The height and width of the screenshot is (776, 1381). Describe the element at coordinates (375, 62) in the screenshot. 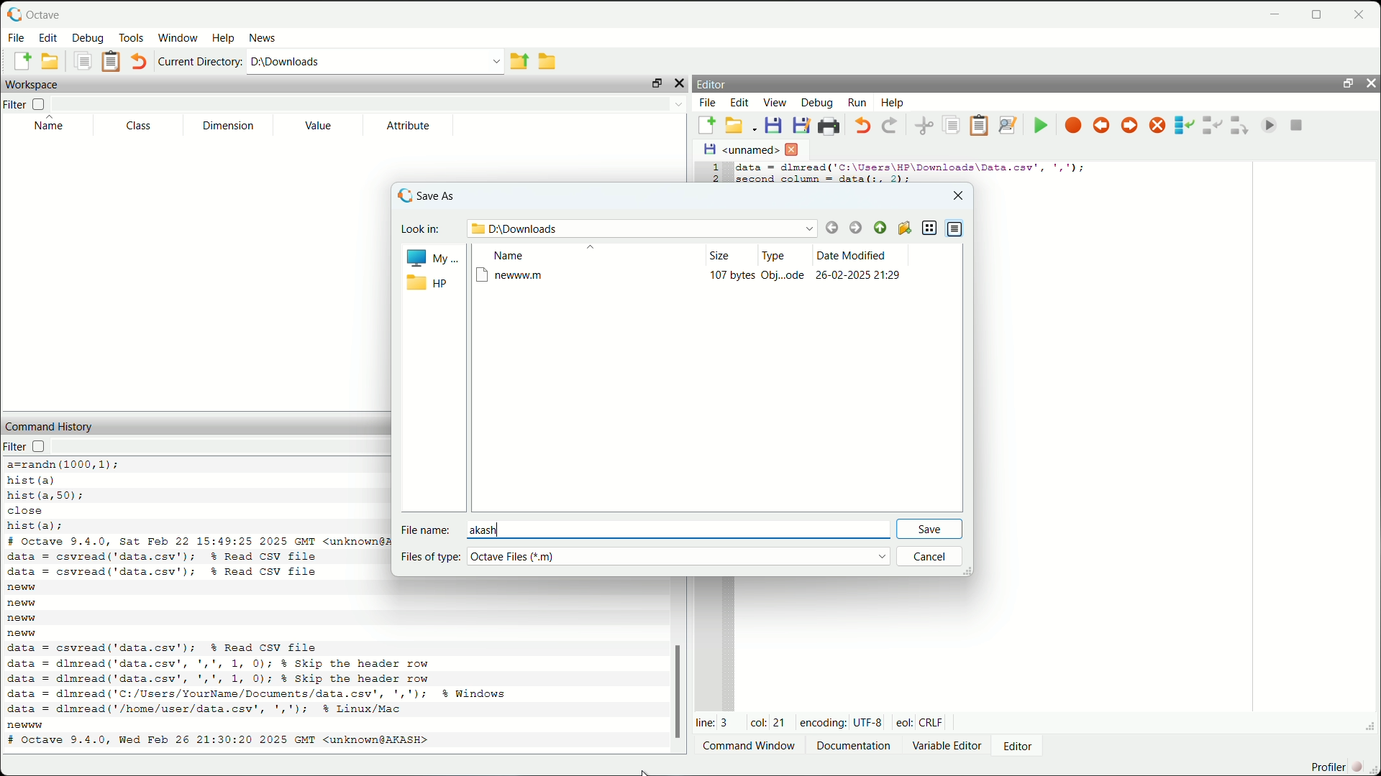

I see `enter directory name` at that location.